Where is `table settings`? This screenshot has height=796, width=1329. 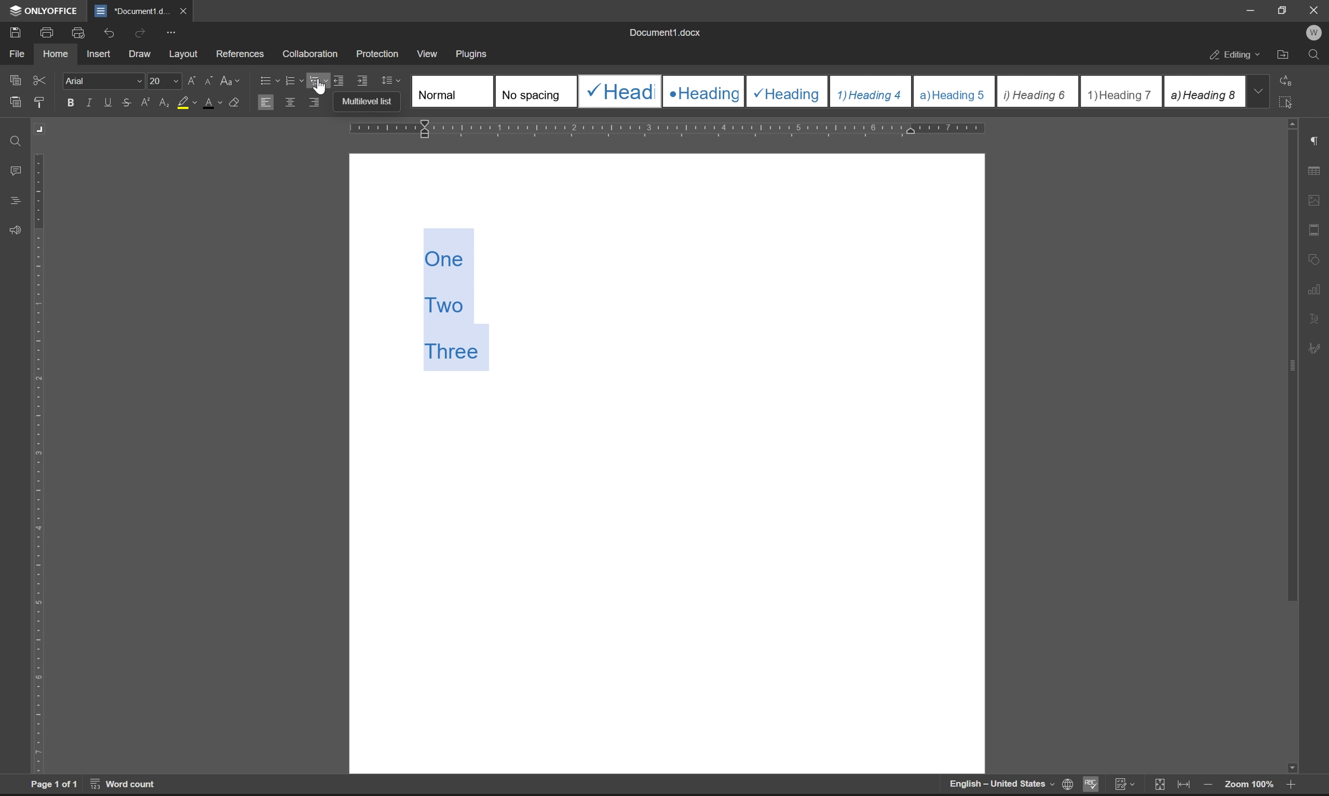 table settings is located at coordinates (1313, 172).